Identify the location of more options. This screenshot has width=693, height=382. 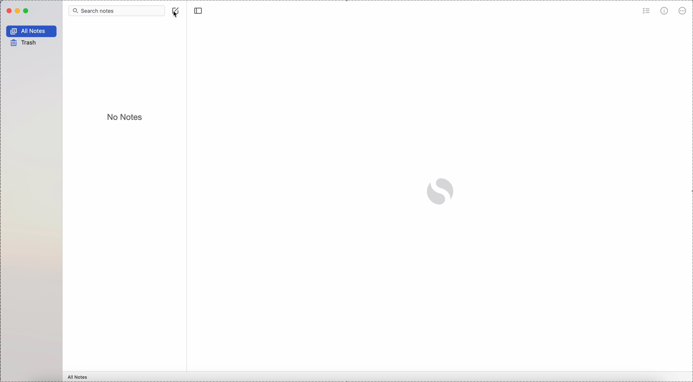
(682, 11).